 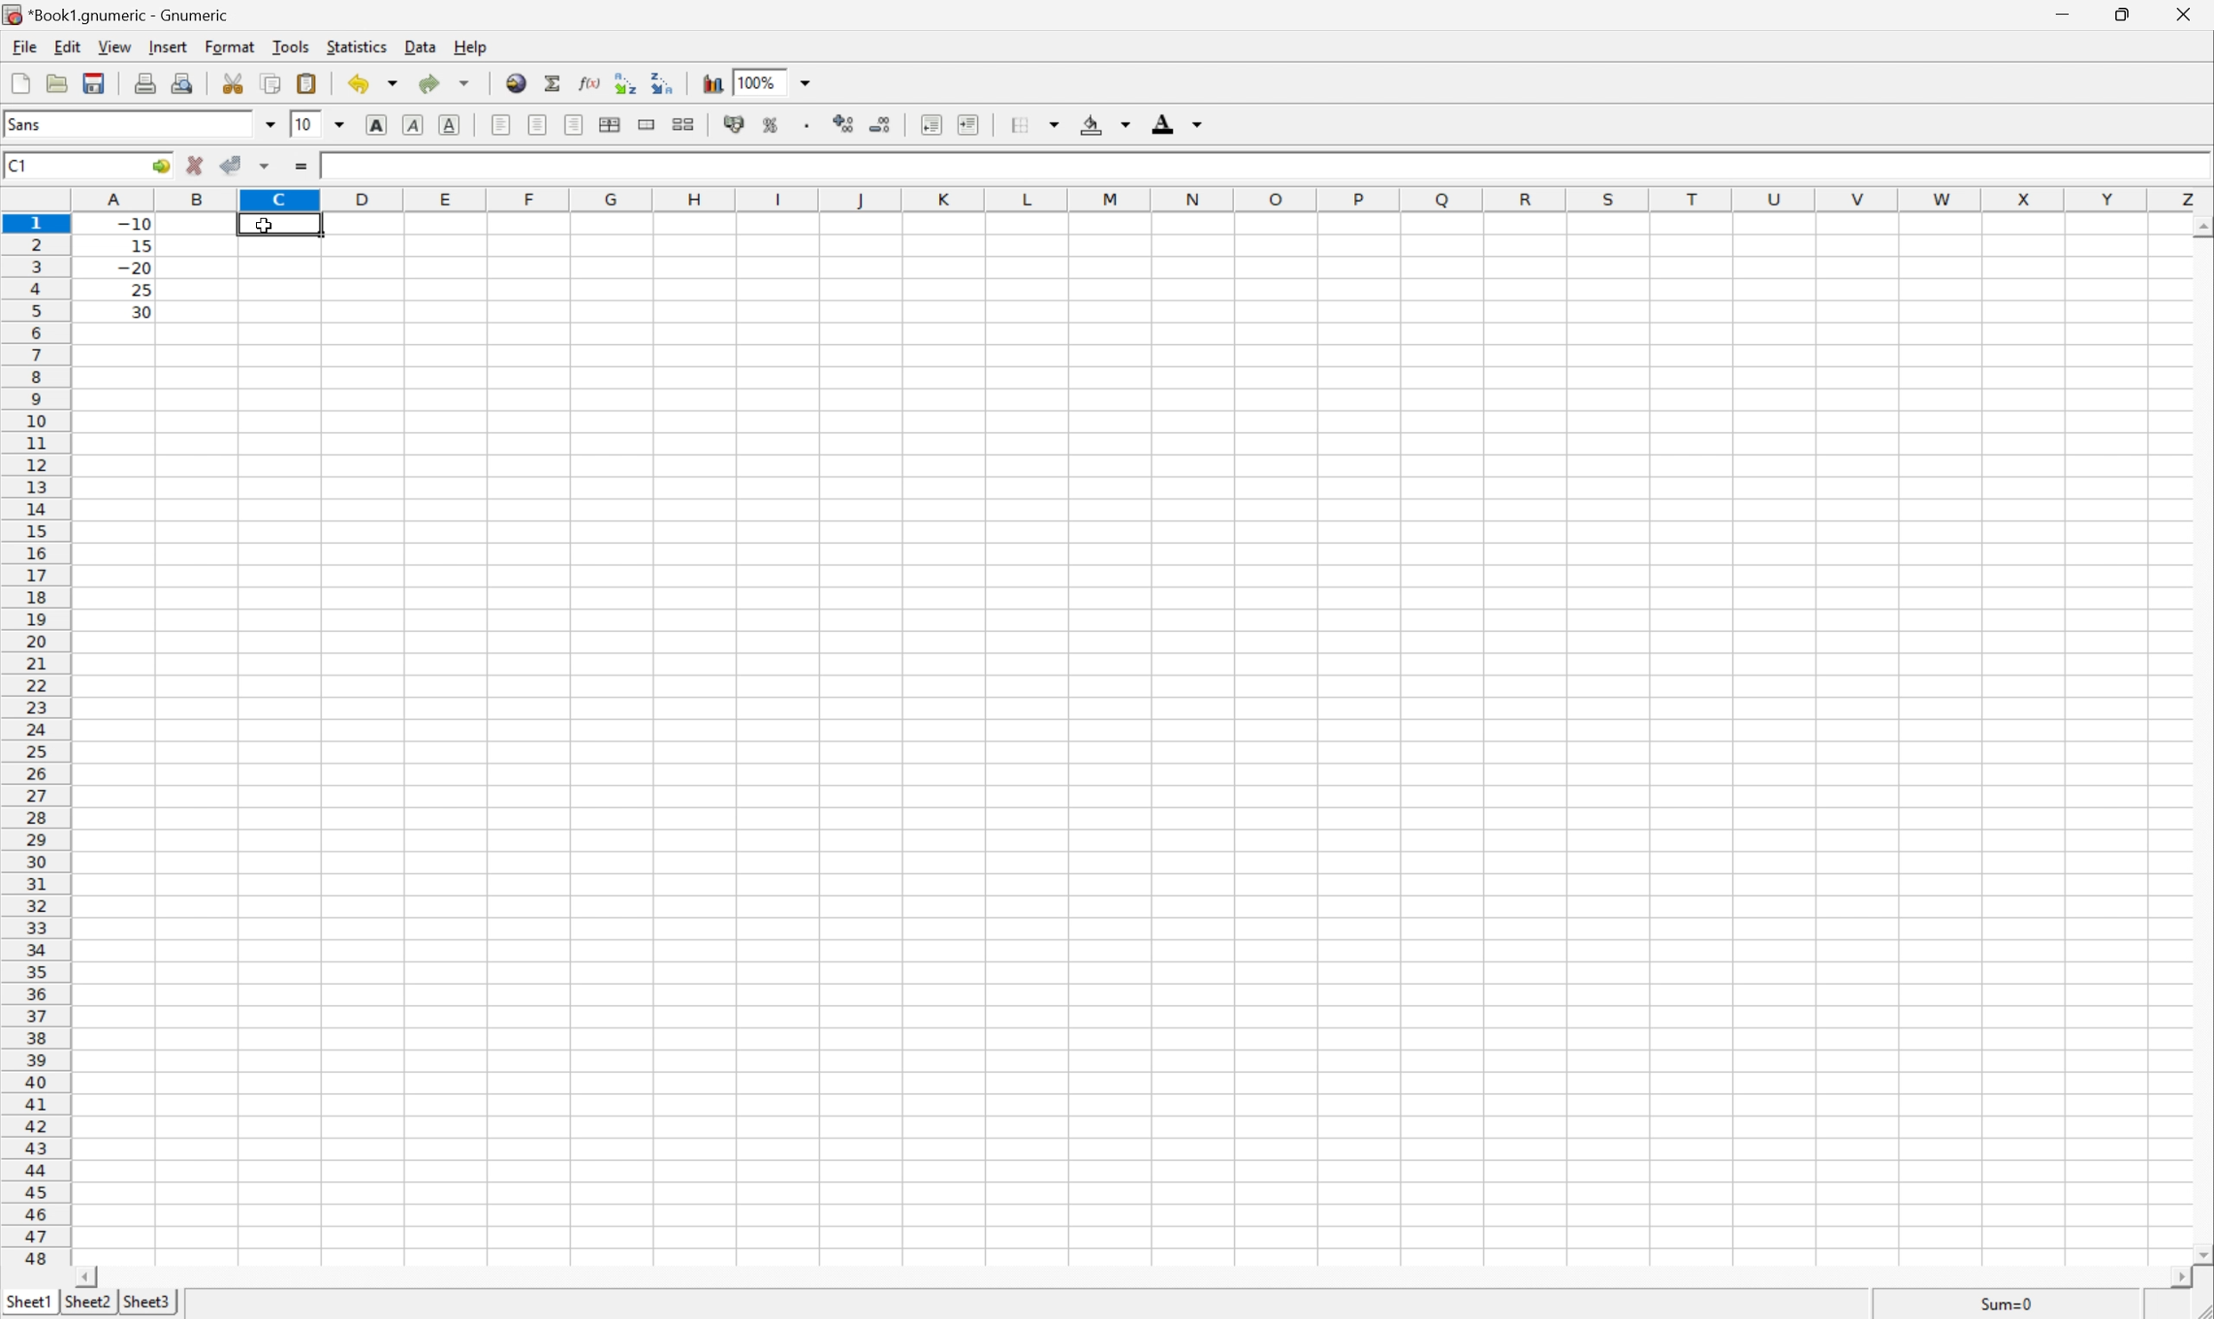 What do you see at coordinates (1199, 126) in the screenshot?
I see `Dorp Down` at bounding box center [1199, 126].